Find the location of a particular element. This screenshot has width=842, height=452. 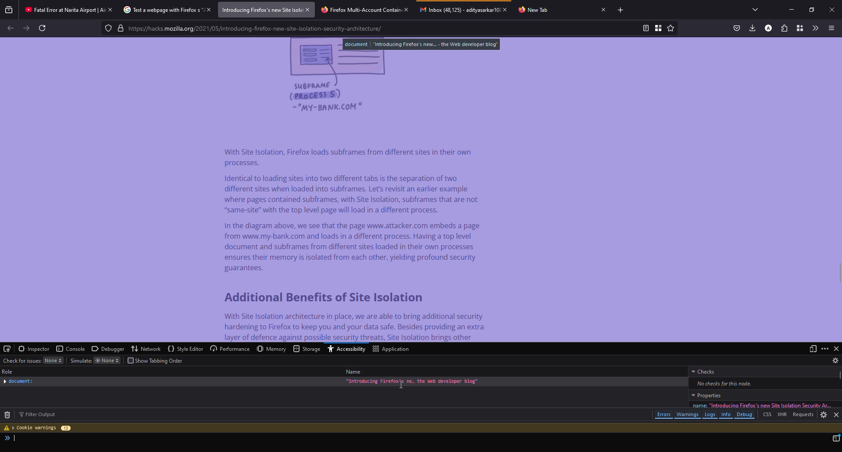

Introducing Firefox's new Site Isola is located at coordinates (260, 10).